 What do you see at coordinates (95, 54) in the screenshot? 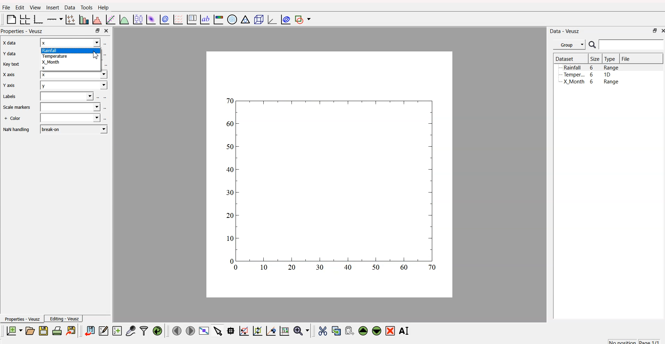
I see `cursor` at bounding box center [95, 54].